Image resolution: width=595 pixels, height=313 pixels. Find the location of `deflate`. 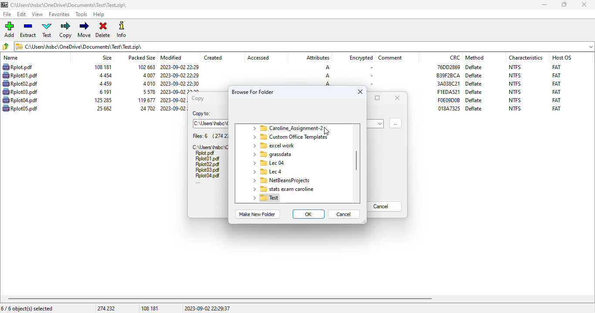

deflate is located at coordinates (474, 83).